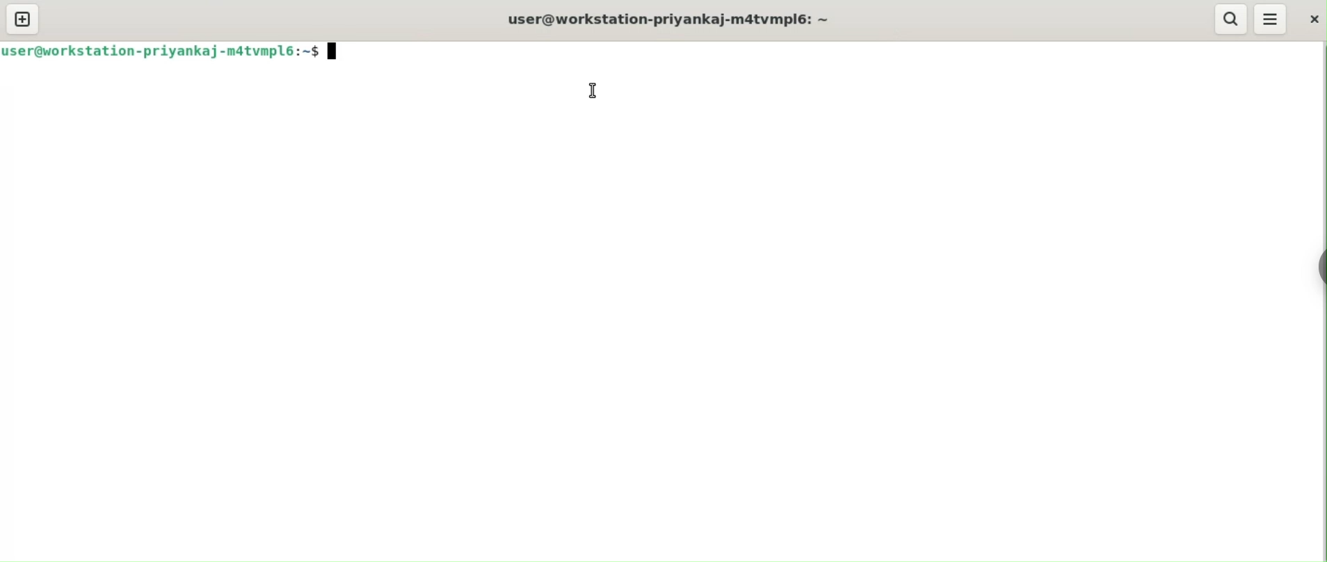 The width and height of the screenshot is (1327, 562). What do you see at coordinates (1311, 22) in the screenshot?
I see `close` at bounding box center [1311, 22].